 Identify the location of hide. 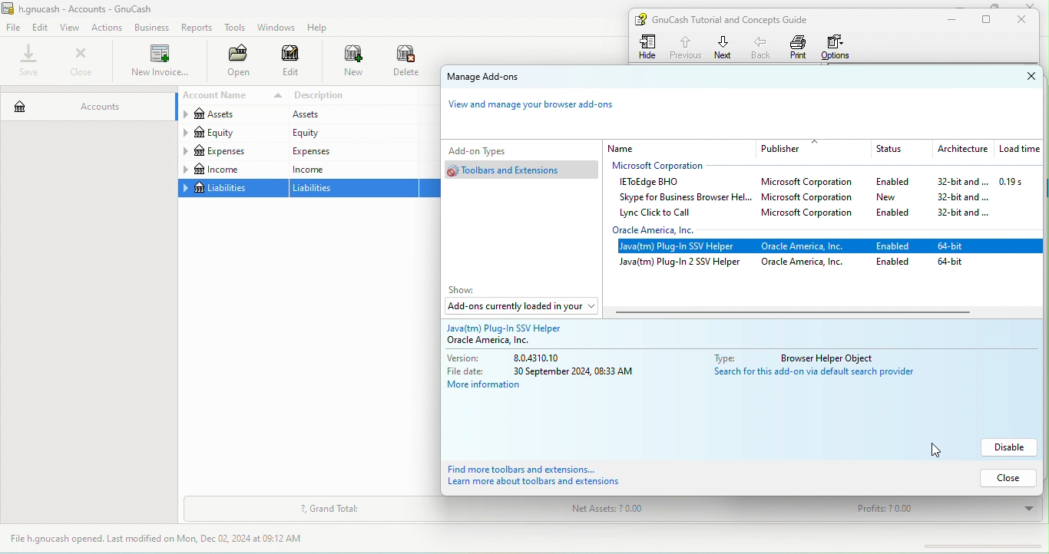
(650, 47).